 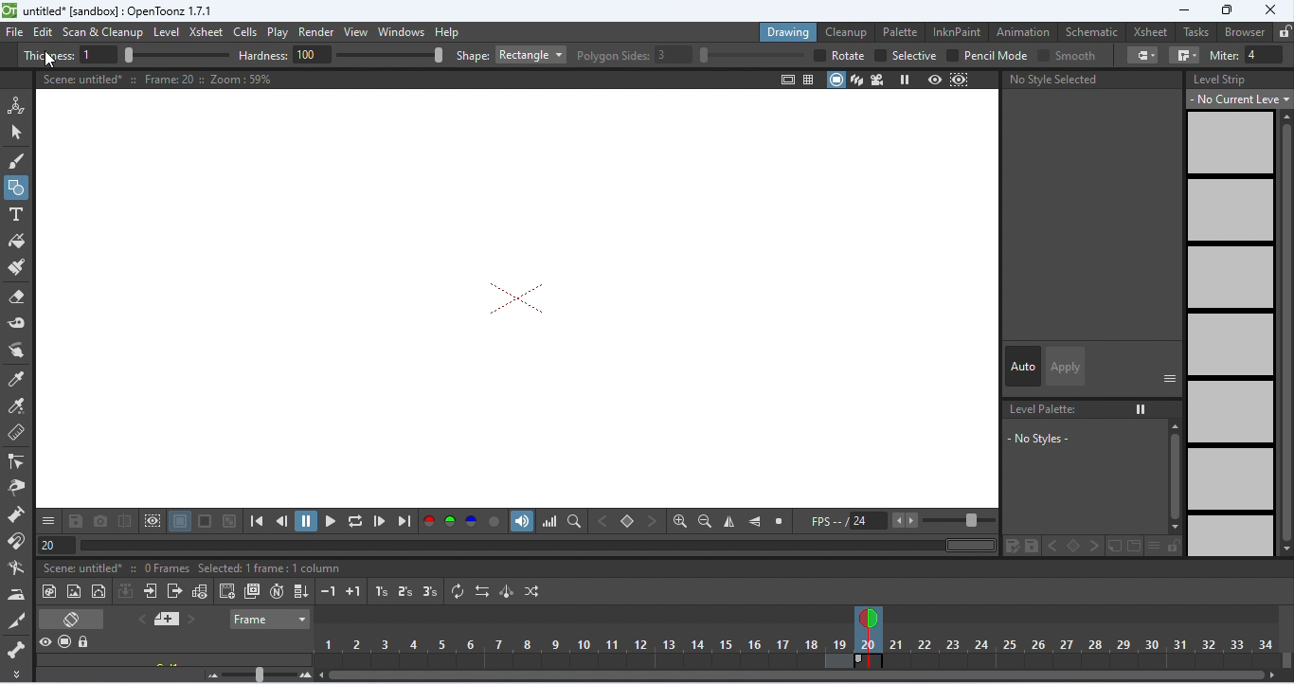 I want to click on no frames, so click(x=1232, y=334).